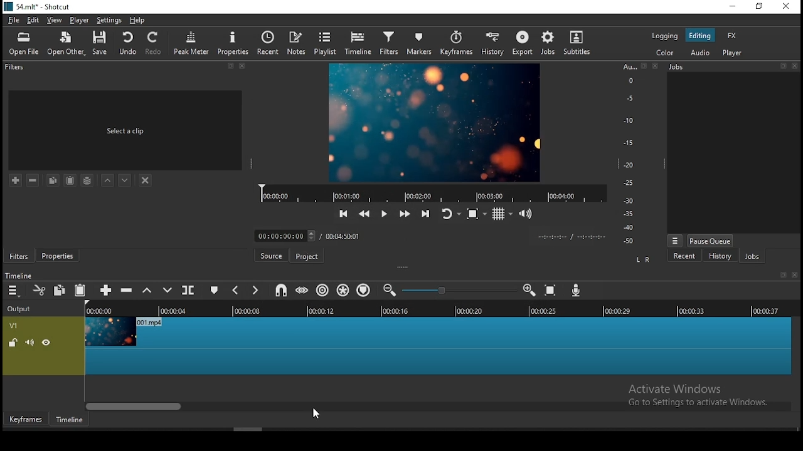 This screenshot has width=803, height=451. I want to click on history, so click(490, 44).